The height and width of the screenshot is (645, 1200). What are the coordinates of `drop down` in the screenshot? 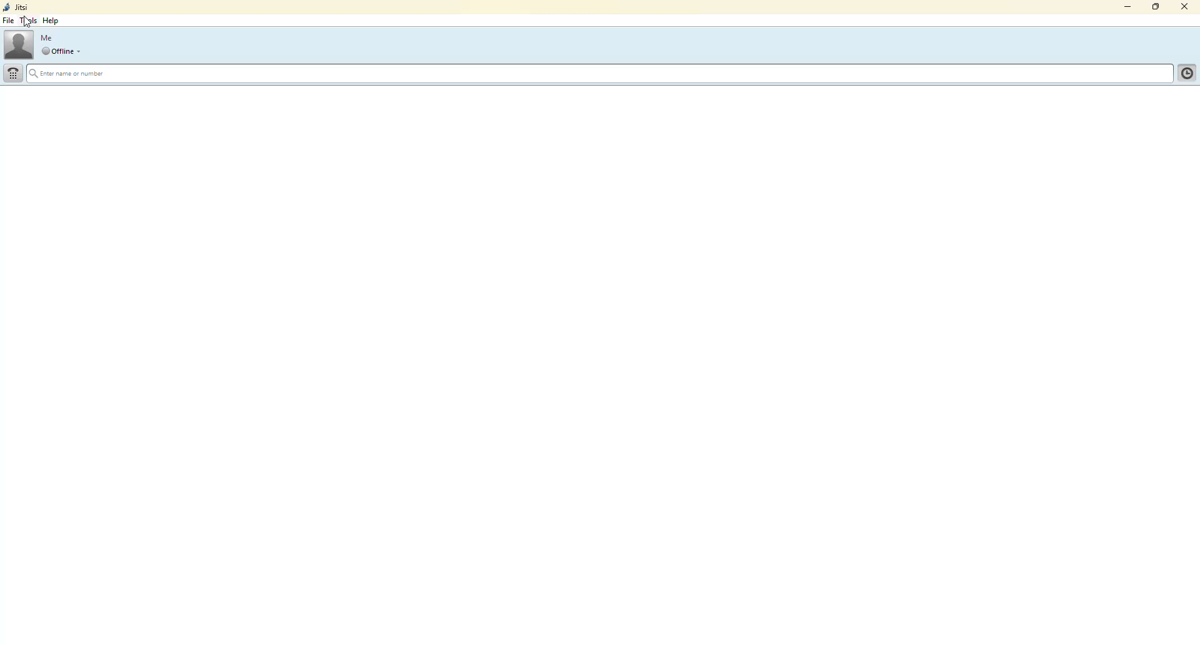 It's located at (82, 51).